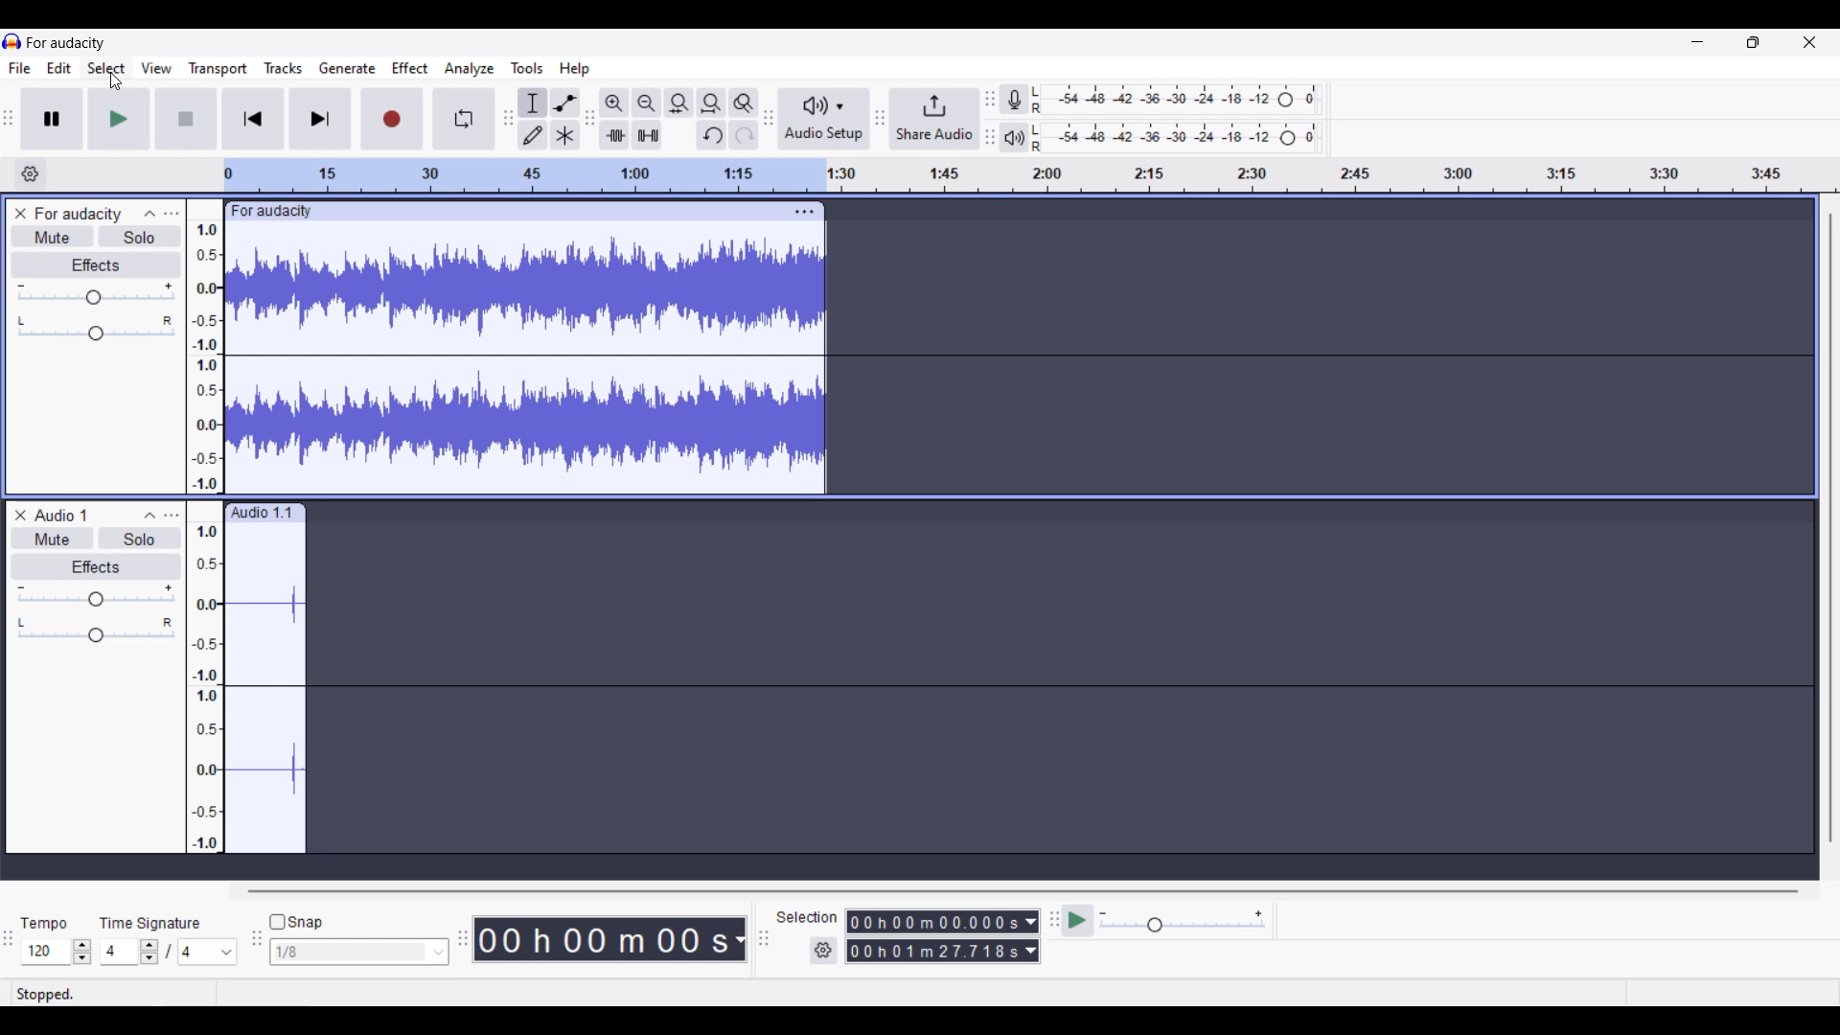 This screenshot has height=1035, width=1840. I want to click on track control panel menu, so click(172, 516).